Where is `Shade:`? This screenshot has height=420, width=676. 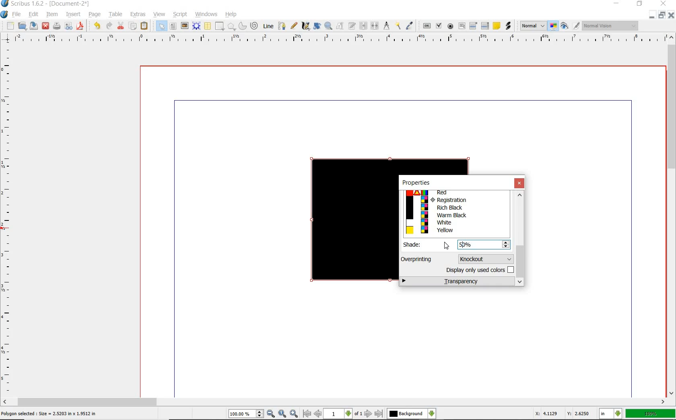 Shade: is located at coordinates (418, 245).